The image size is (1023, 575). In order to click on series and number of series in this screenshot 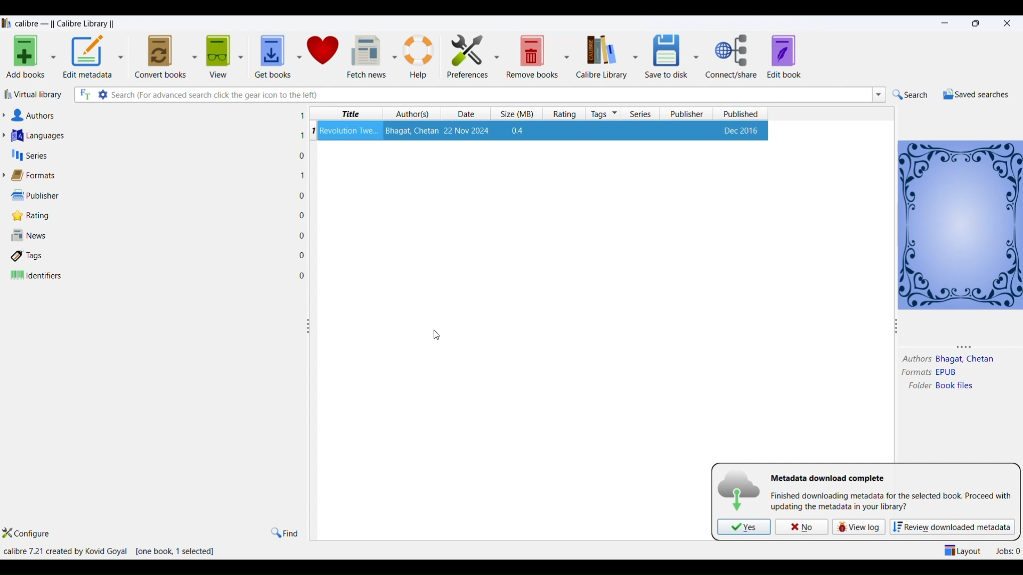, I will do `click(30, 155)`.